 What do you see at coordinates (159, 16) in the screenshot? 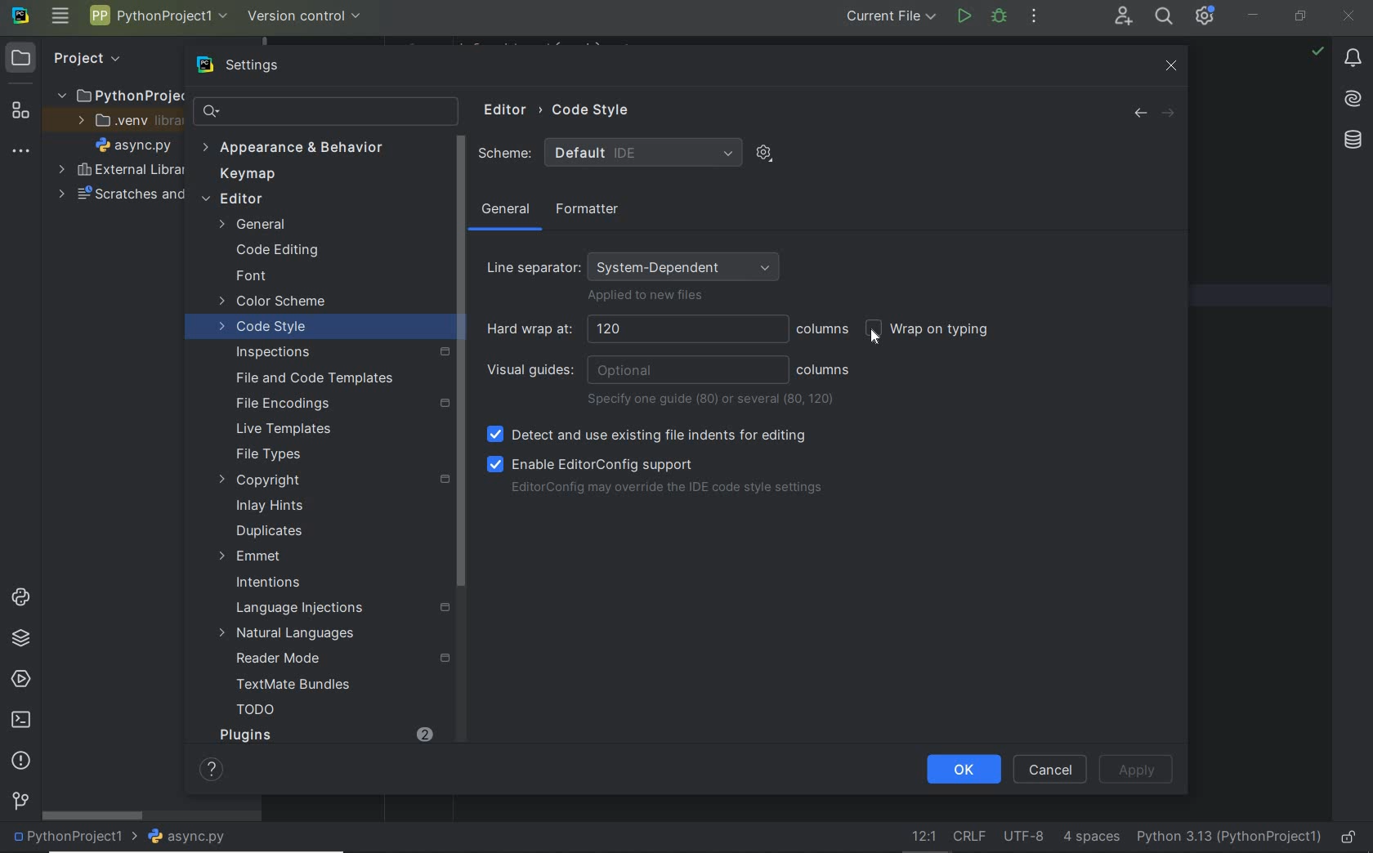
I see `project name` at bounding box center [159, 16].